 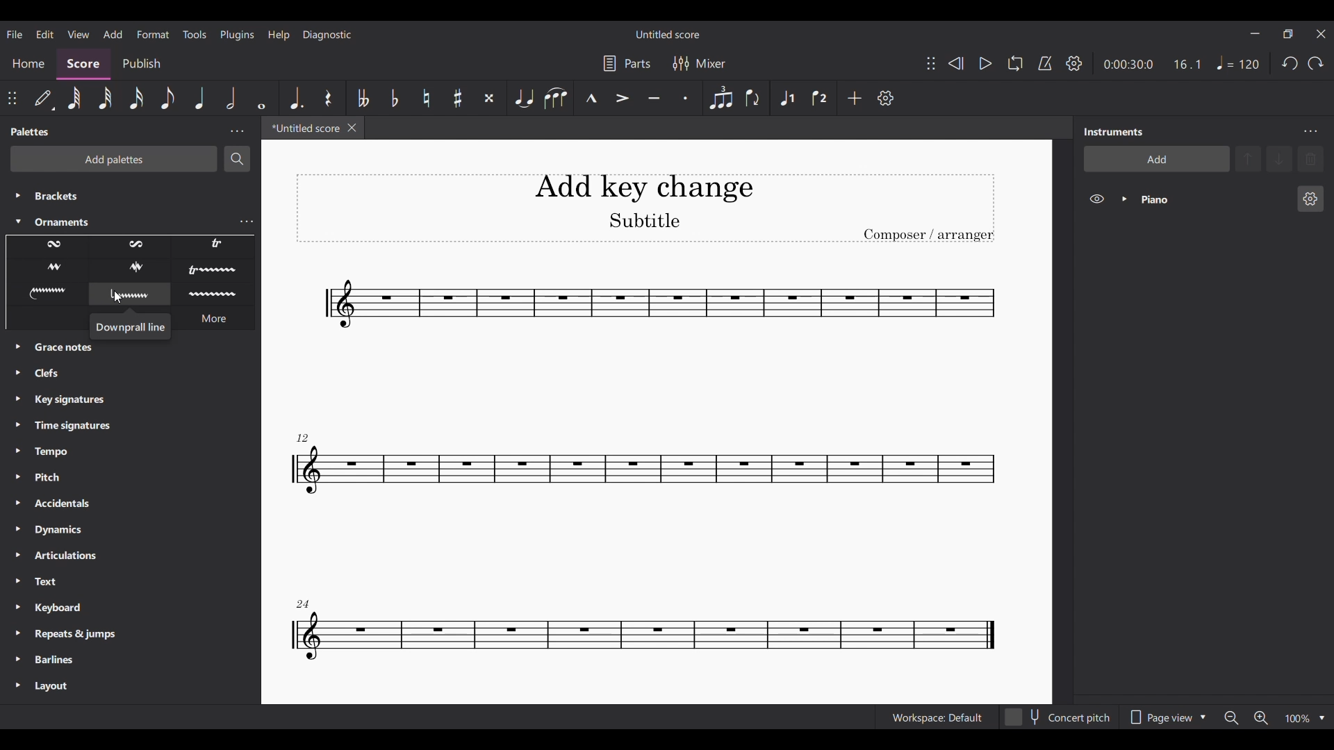 What do you see at coordinates (1322, 718) in the screenshot?
I see `Zoom options` at bounding box center [1322, 718].